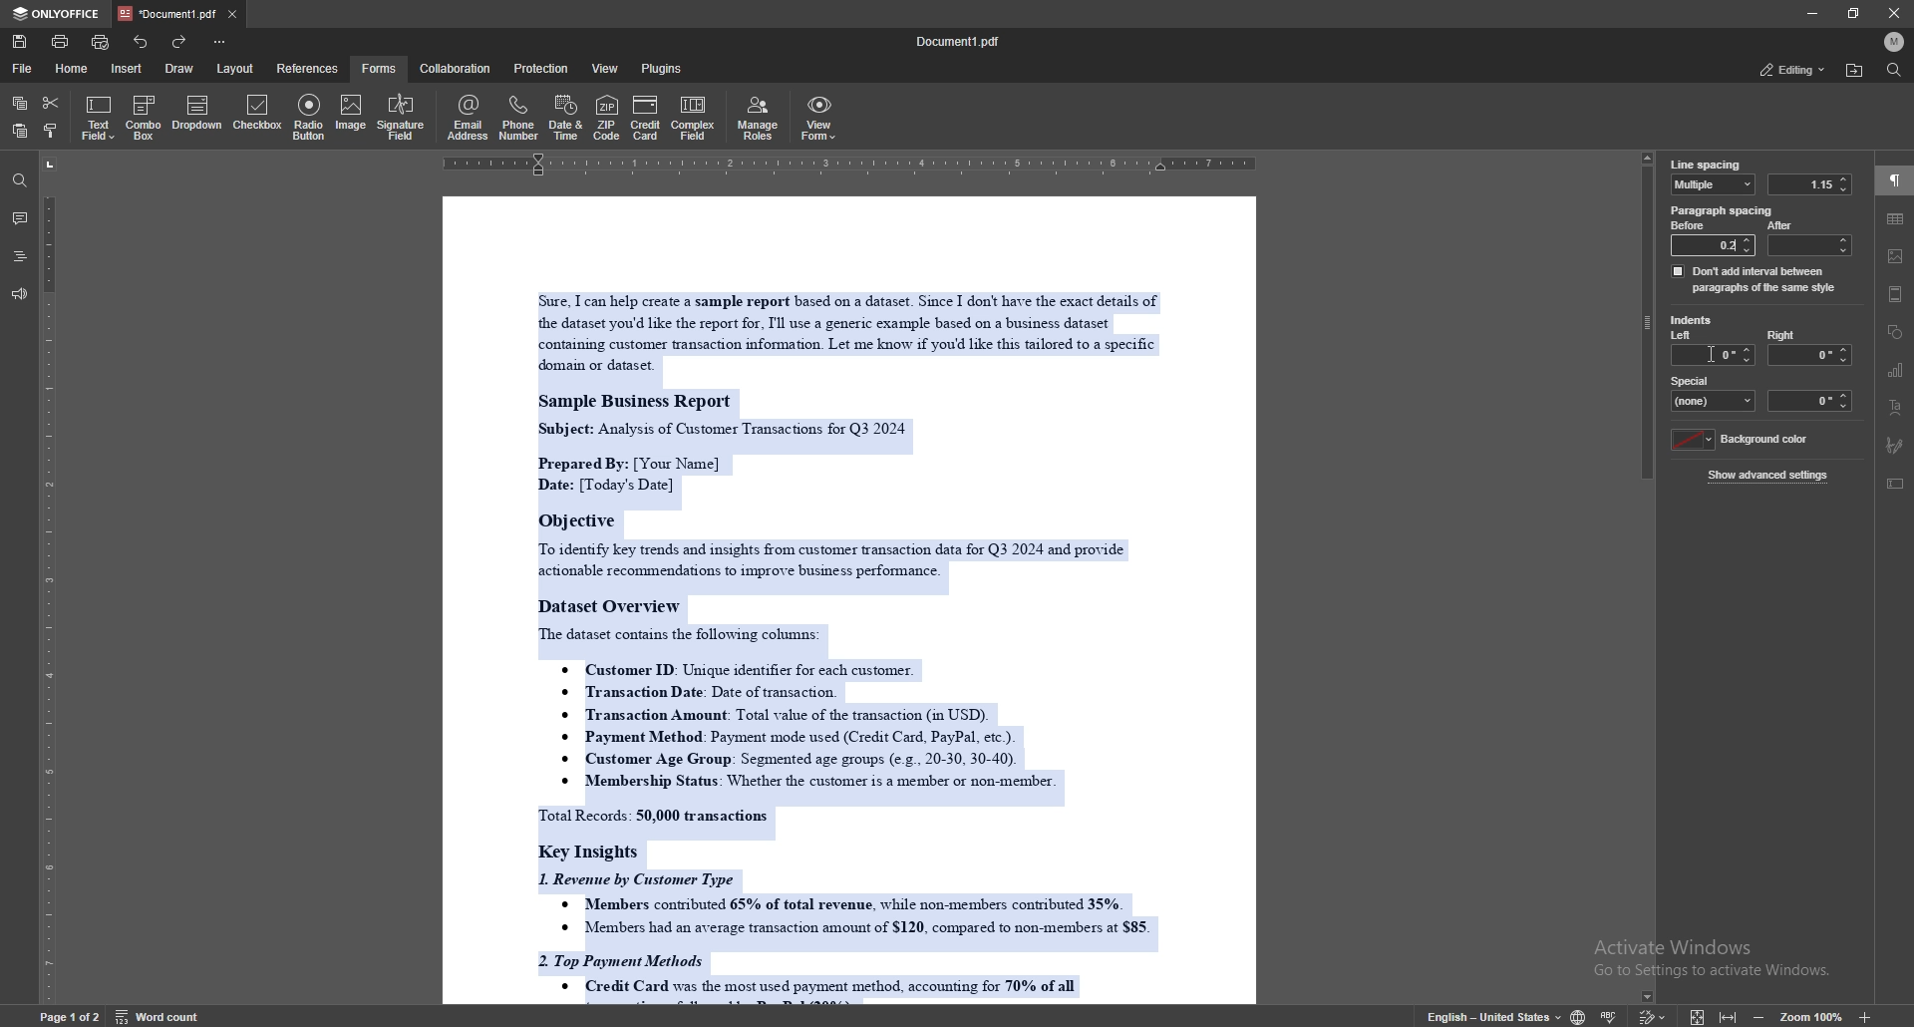 This screenshot has height=1027, width=1914. I want to click on feedback, so click(19, 295).